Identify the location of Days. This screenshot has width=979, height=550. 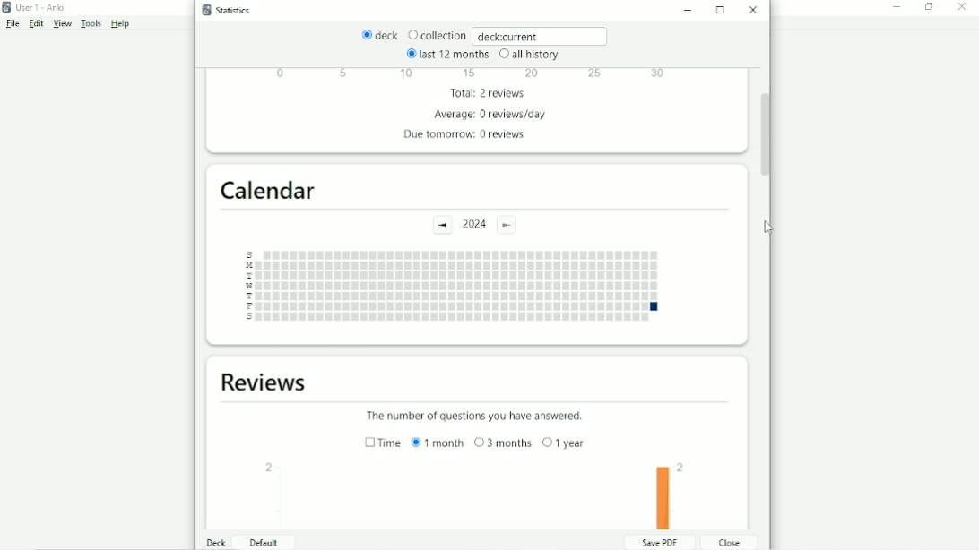
(454, 285).